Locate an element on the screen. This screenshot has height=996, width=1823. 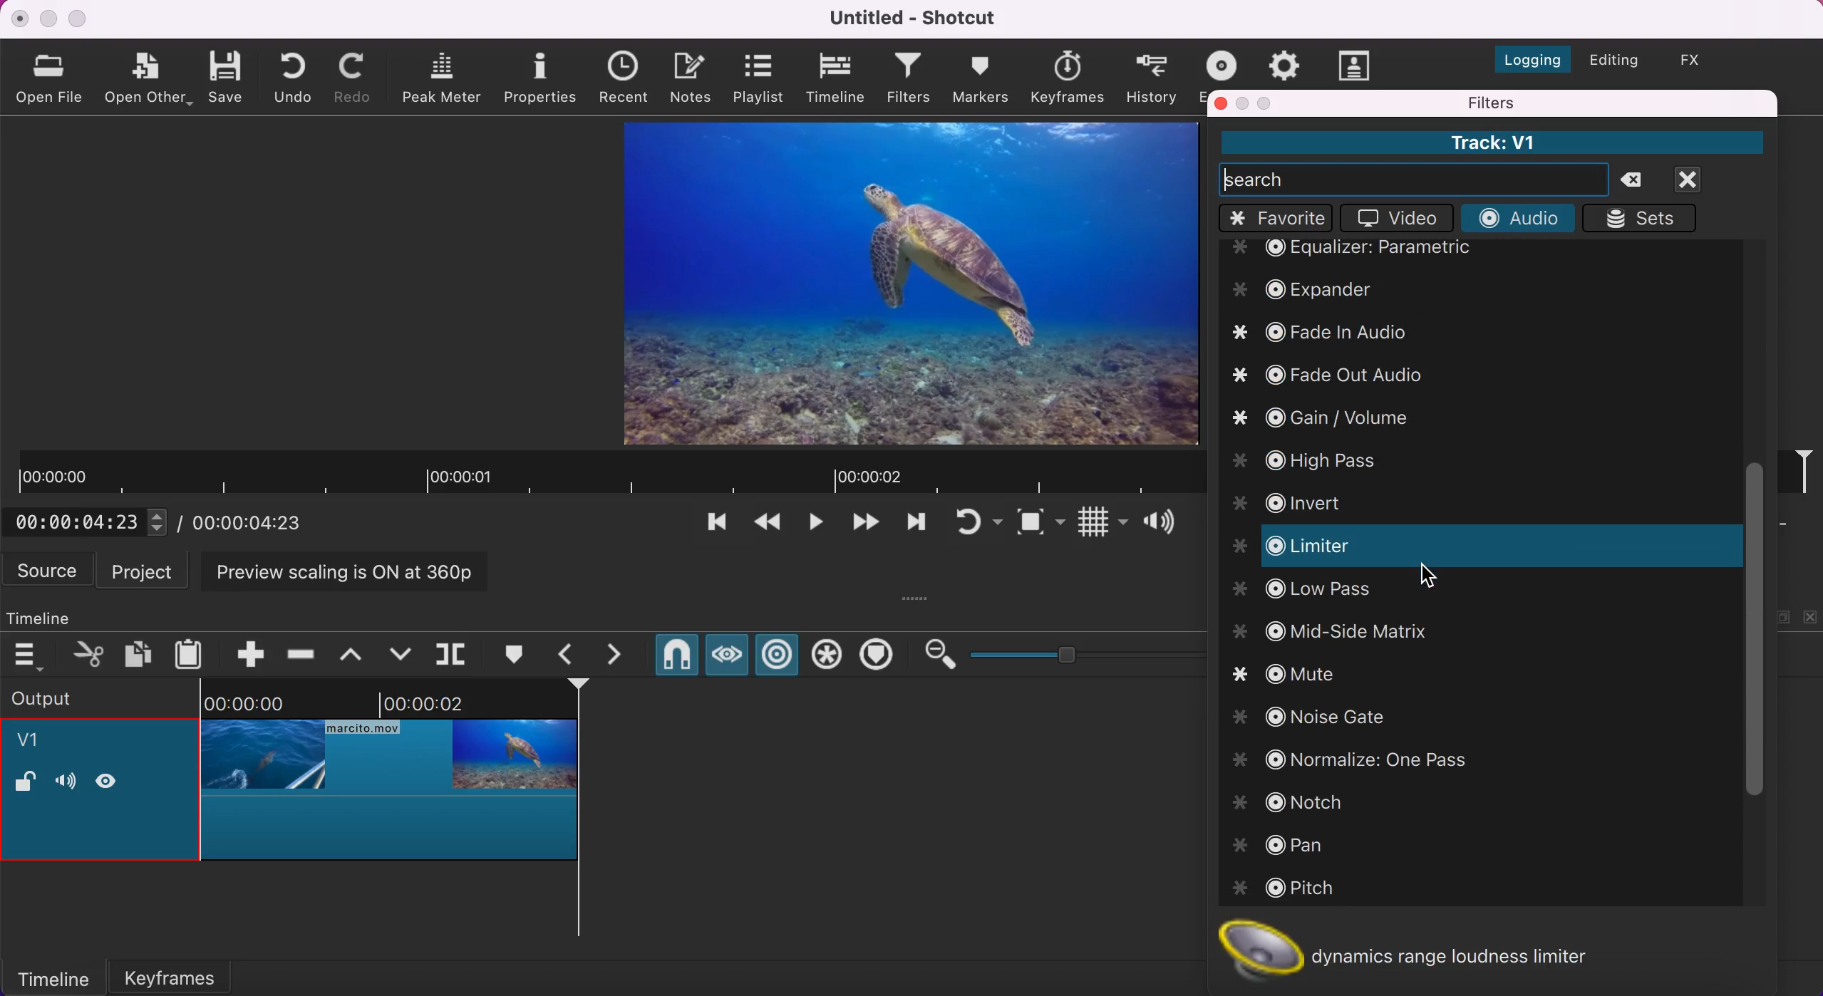
clip is located at coordinates (912, 283).